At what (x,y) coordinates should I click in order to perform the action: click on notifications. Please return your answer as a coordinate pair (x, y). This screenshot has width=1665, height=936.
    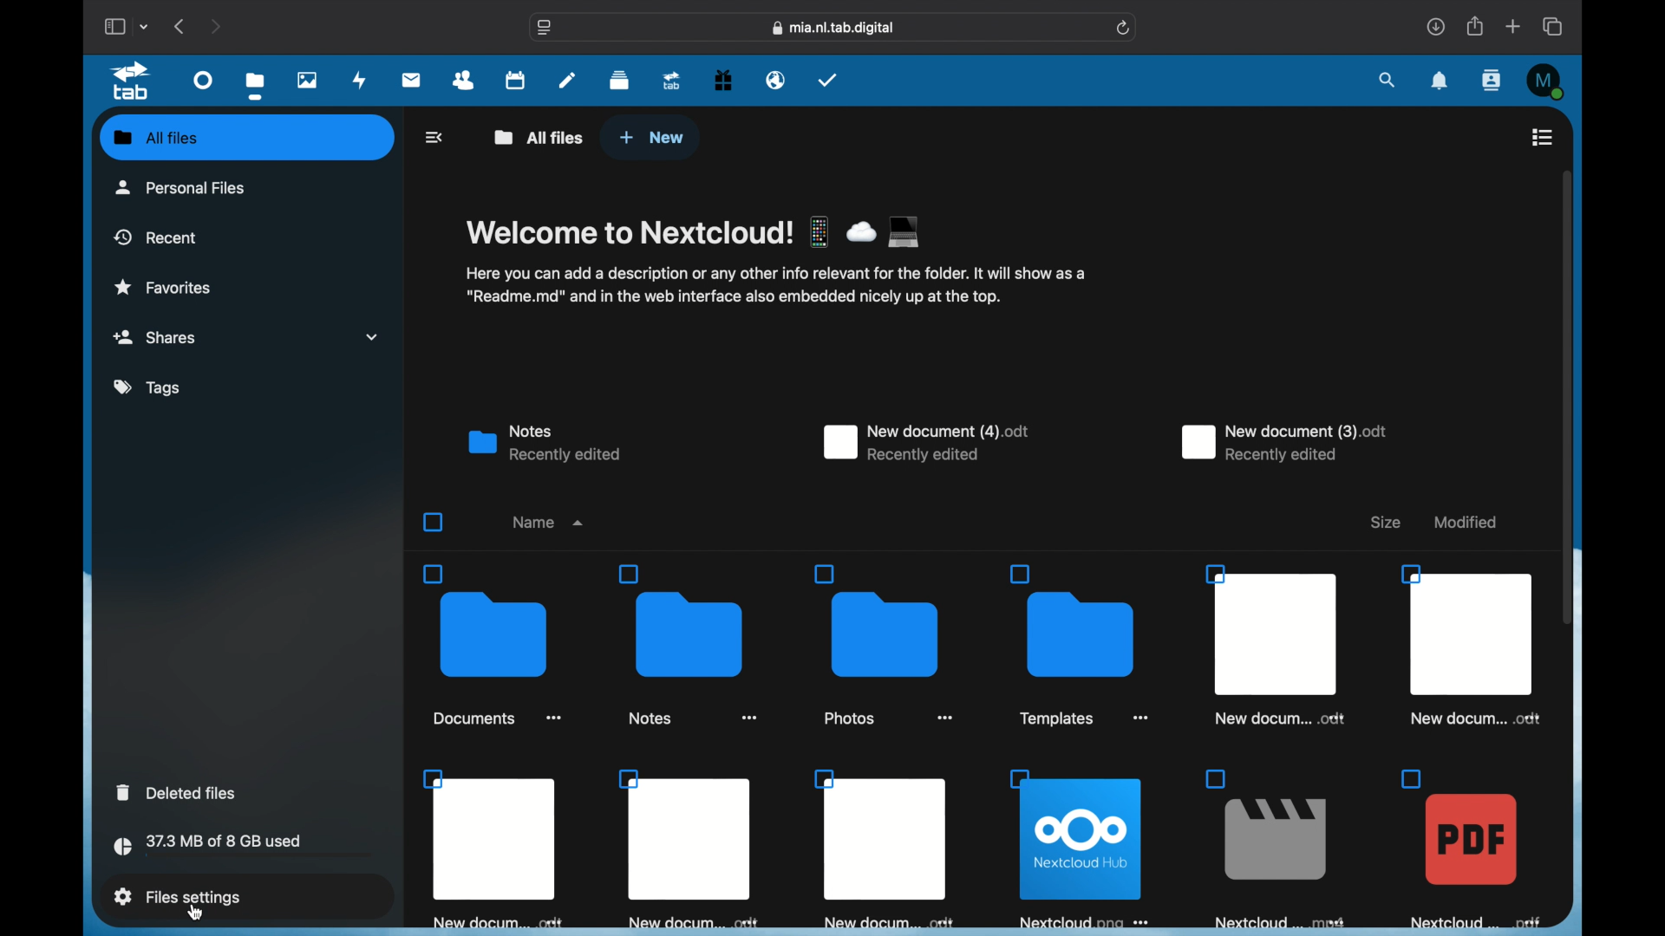
    Looking at the image, I should click on (1440, 81).